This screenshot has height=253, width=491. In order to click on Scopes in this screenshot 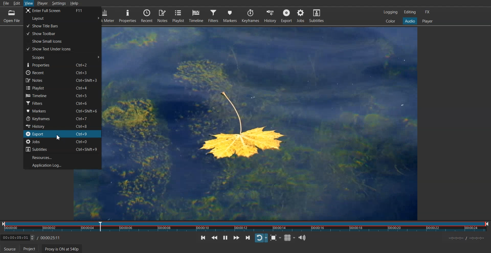, I will do `click(63, 57)`.